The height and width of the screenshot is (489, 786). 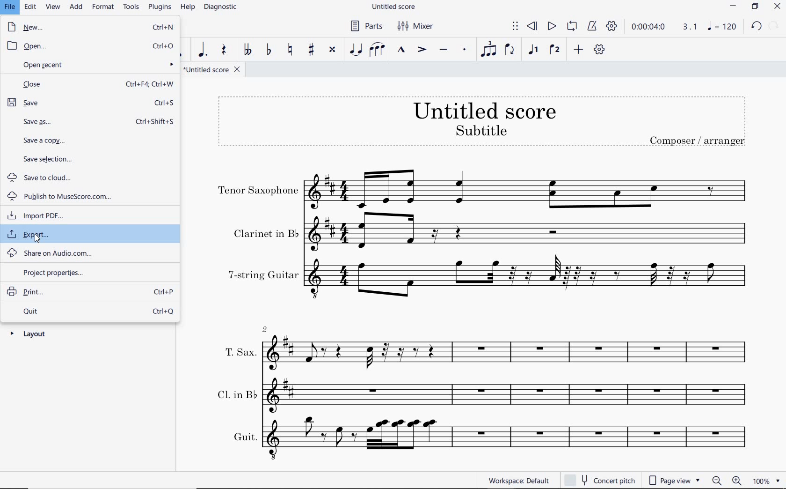 What do you see at coordinates (77, 7) in the screenshot?
I see `ADD` at bounding box center [77, 7].